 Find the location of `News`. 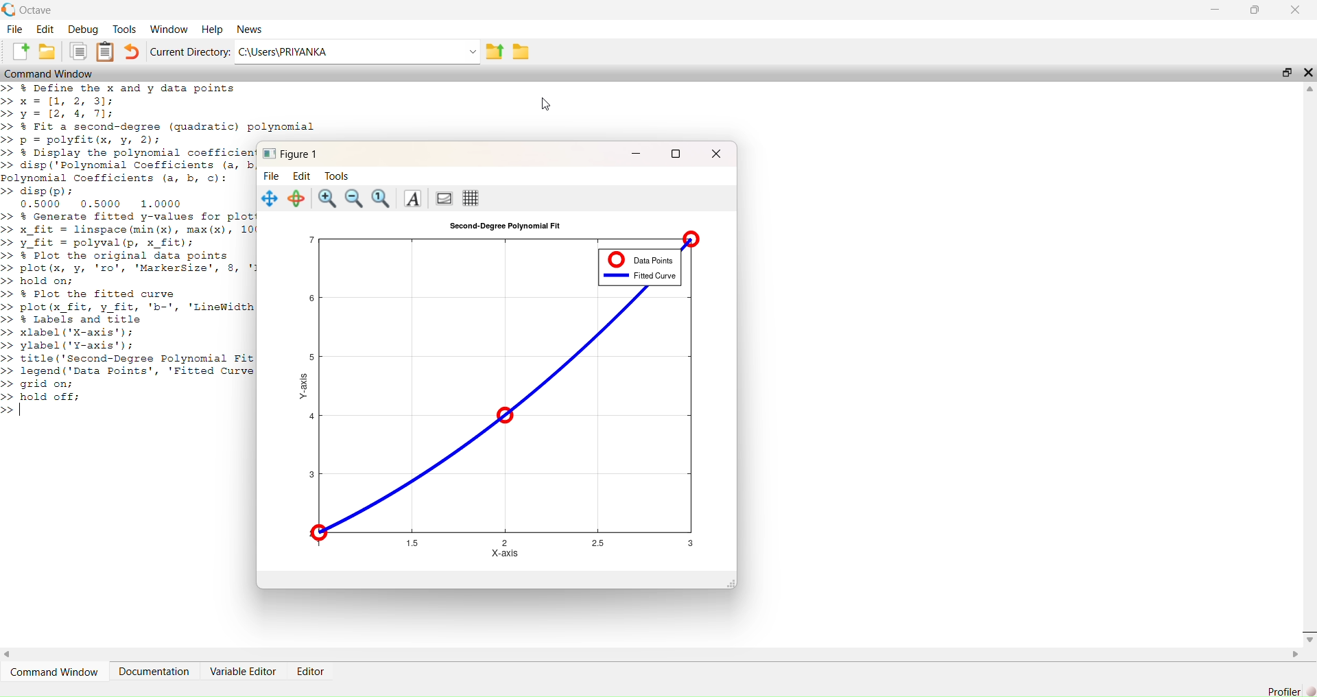

News is located at coordinates (254, 29).